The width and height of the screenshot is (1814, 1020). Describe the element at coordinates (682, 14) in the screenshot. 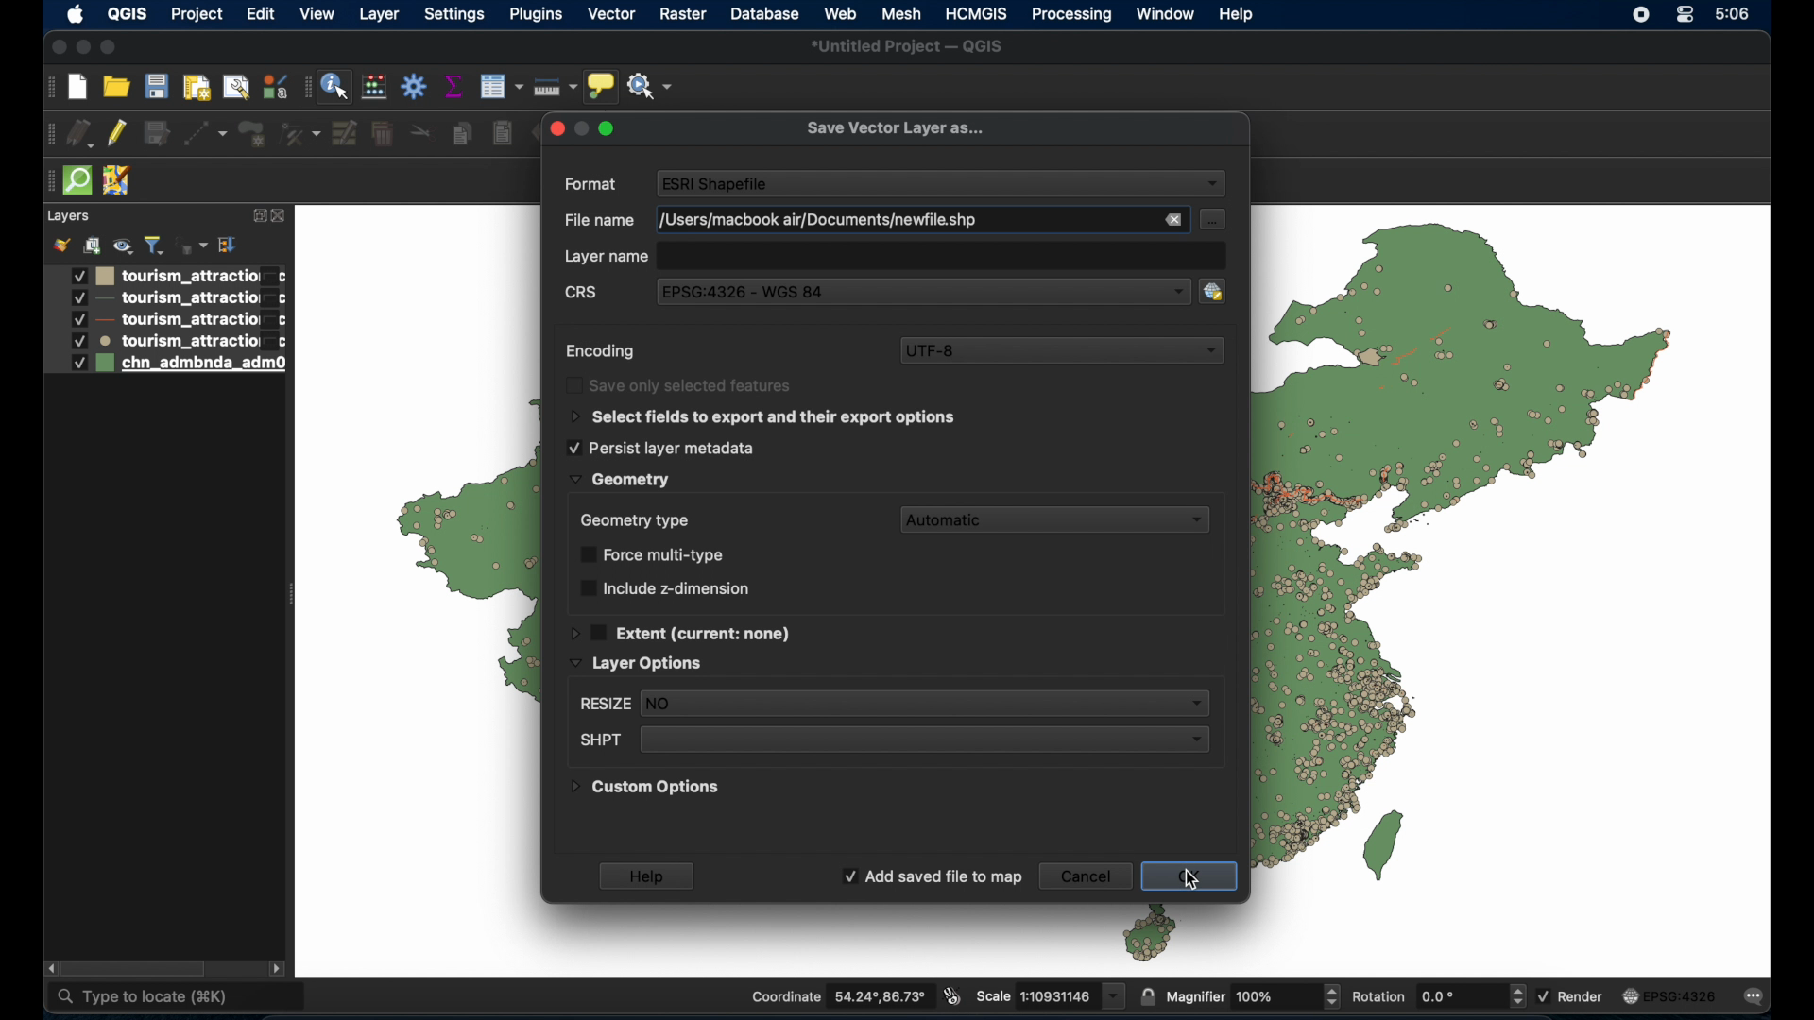

I see `raster` at that location.